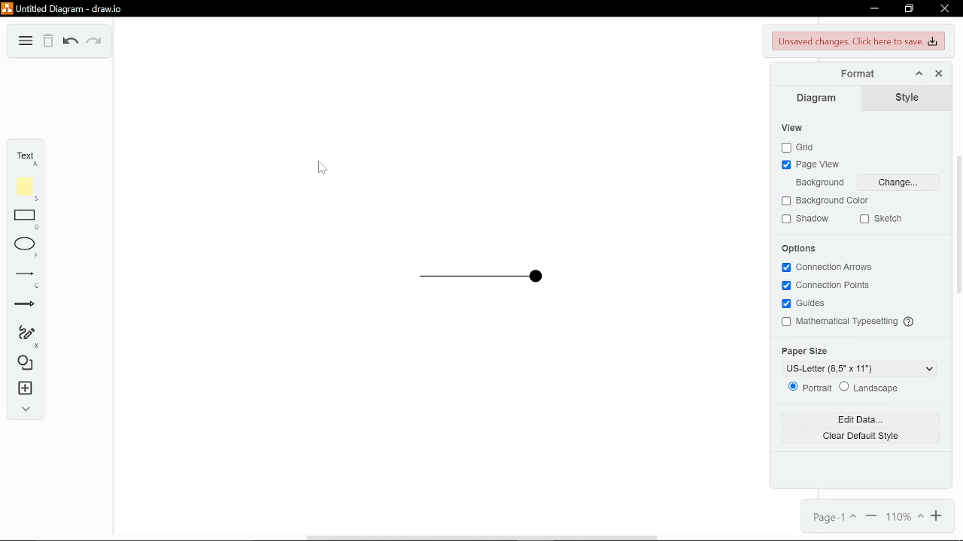  Describe the element at coordinates (817, 183) in the screenshot. I see `Background` at that location.